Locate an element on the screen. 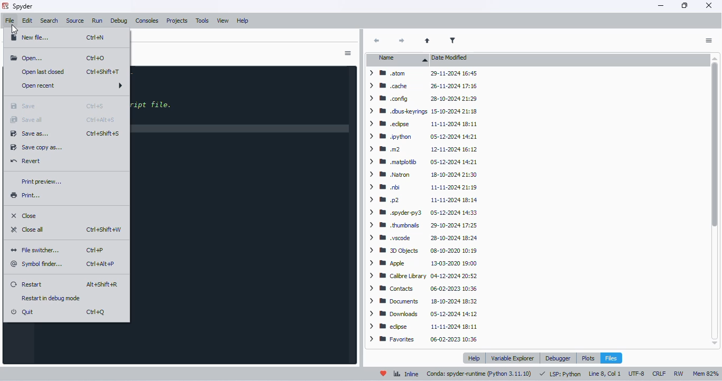 Image resolution: width=722 pixels, height=381 pixels. plots is located at coordinates (588, 358).